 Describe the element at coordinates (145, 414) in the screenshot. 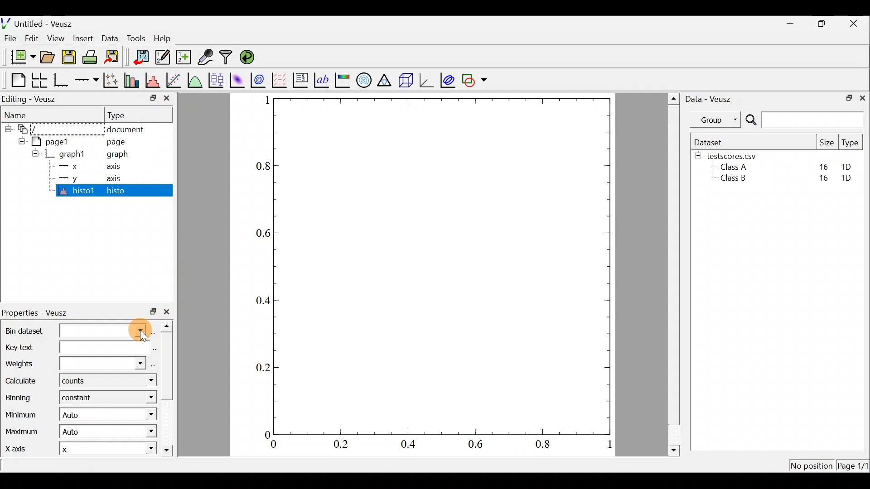

I see `Minimum dropdown` at that location.